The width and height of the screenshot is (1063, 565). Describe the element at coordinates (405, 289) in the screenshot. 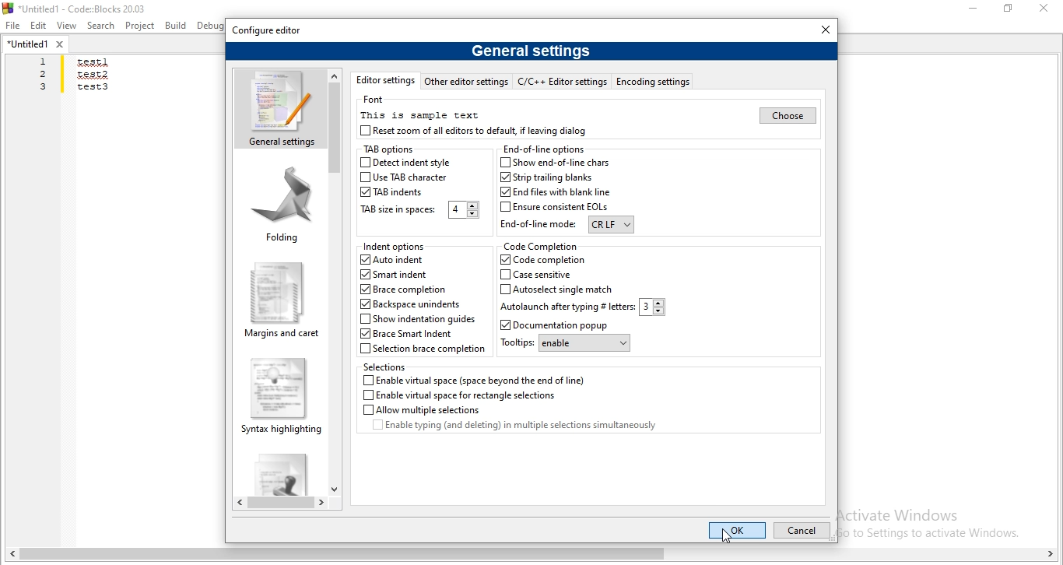

I see `Brace completion` at that location.